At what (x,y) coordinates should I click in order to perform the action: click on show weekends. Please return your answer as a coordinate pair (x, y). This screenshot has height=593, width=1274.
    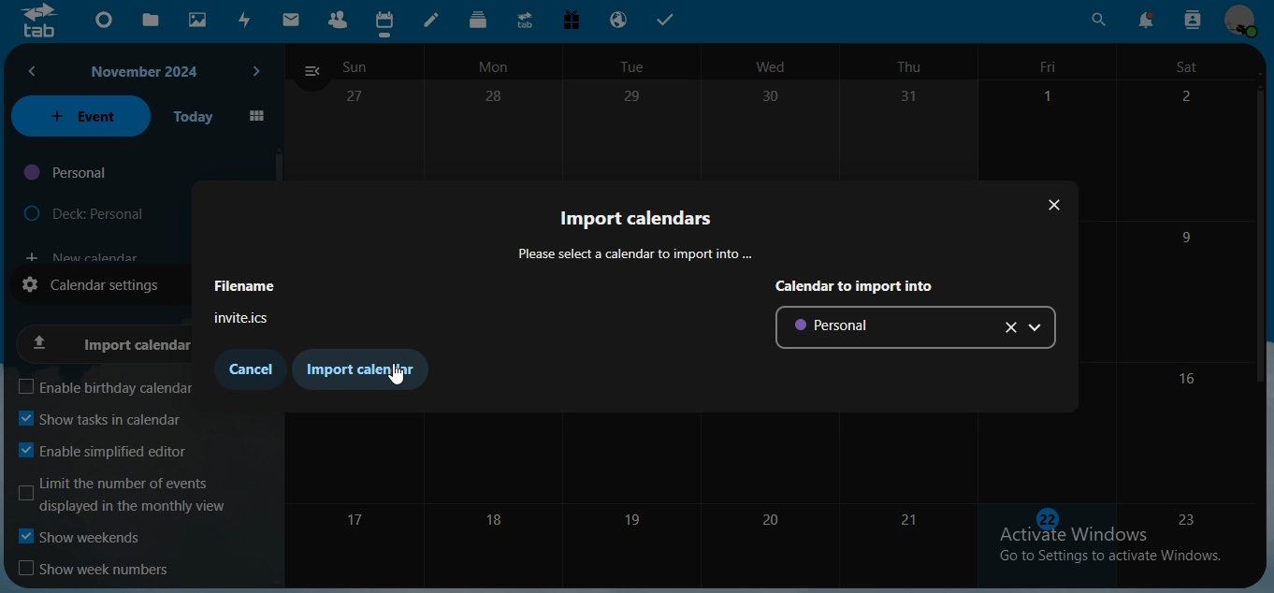
    Looking at the image, I should click on (82, 540).